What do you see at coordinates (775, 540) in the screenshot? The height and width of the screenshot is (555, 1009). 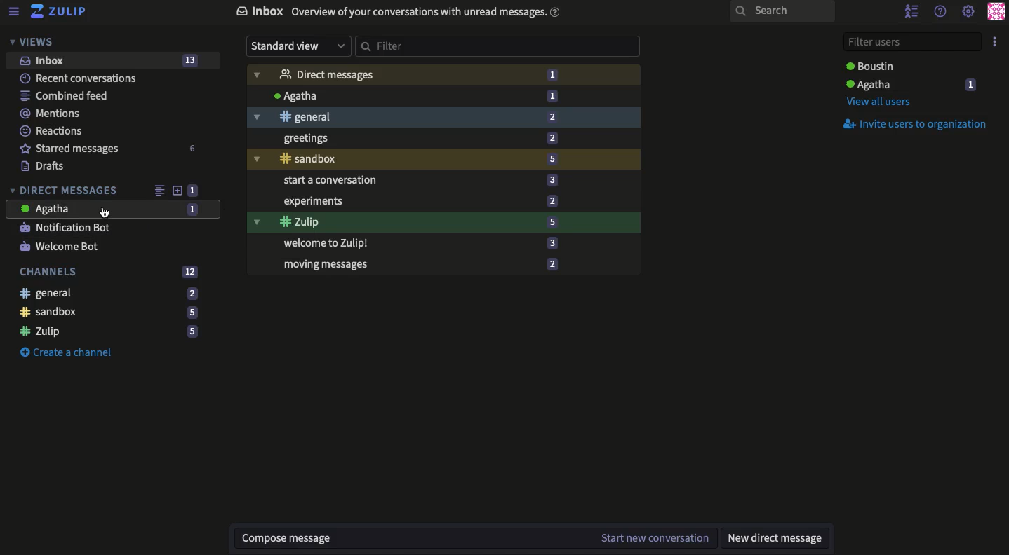 I see `New direct message` at bounding box center [775, 540].